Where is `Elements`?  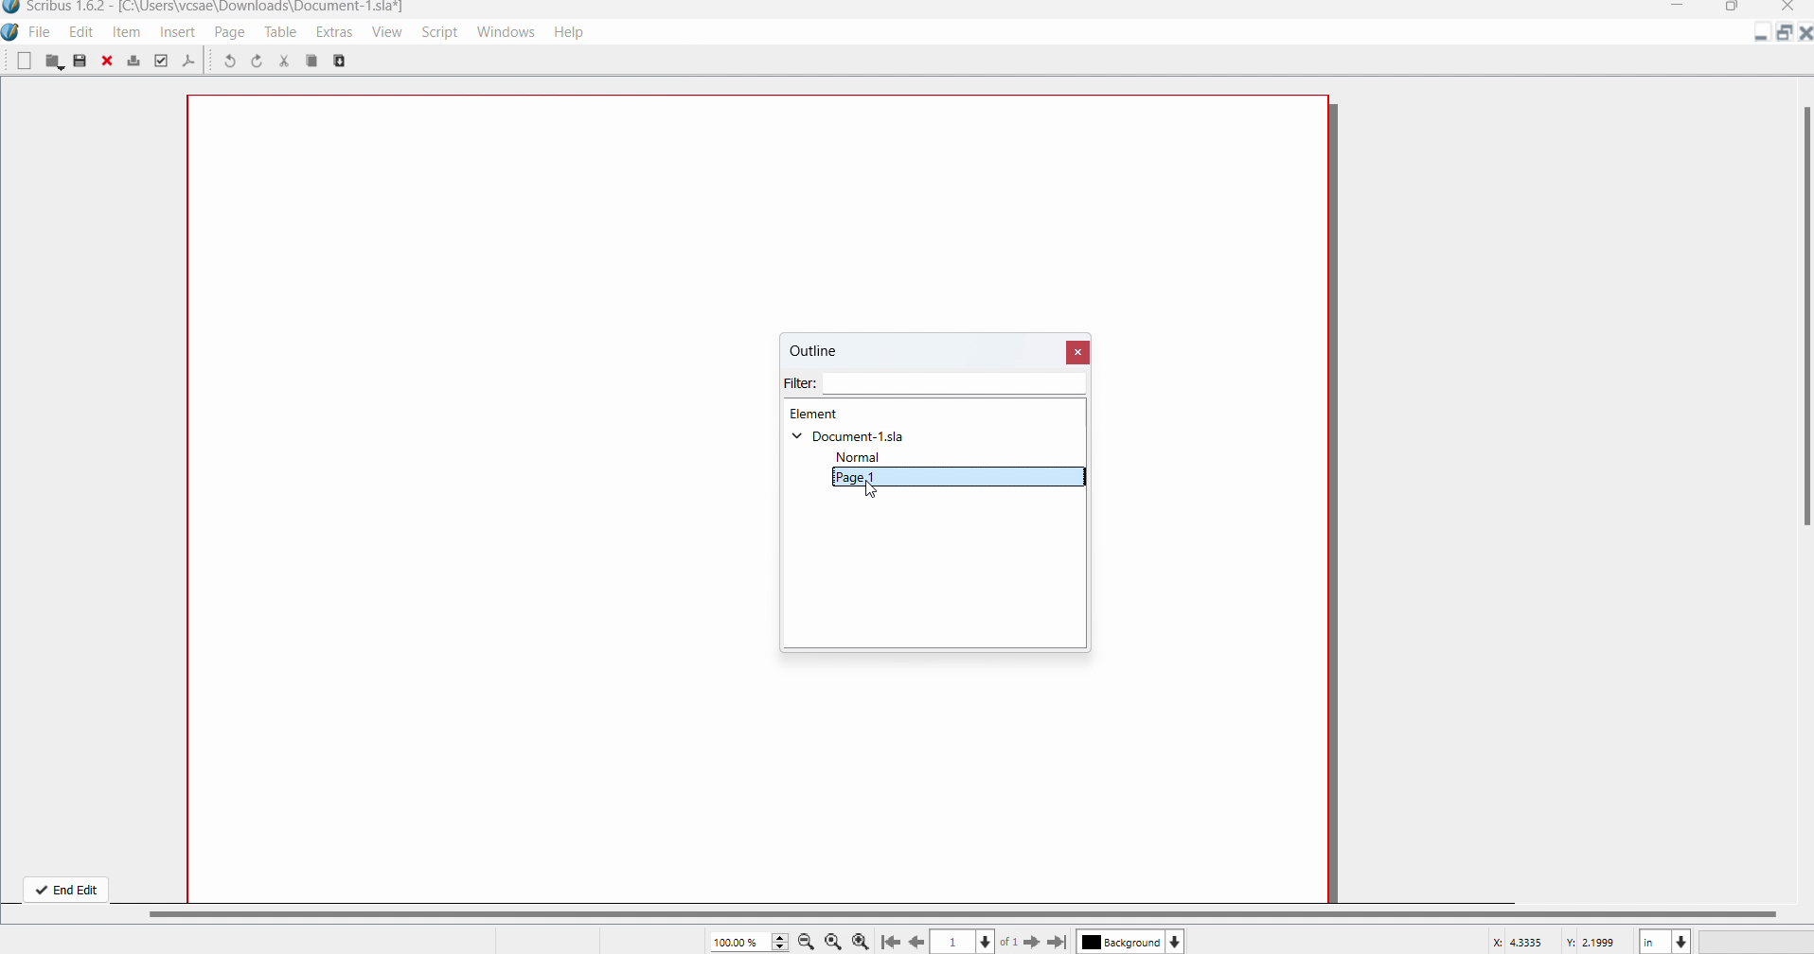 Elements is located at coordinates (817, 415).